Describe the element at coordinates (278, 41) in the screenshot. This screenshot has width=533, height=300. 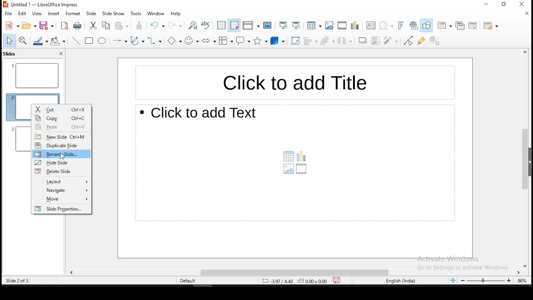
I see `3D shapes` at that location.